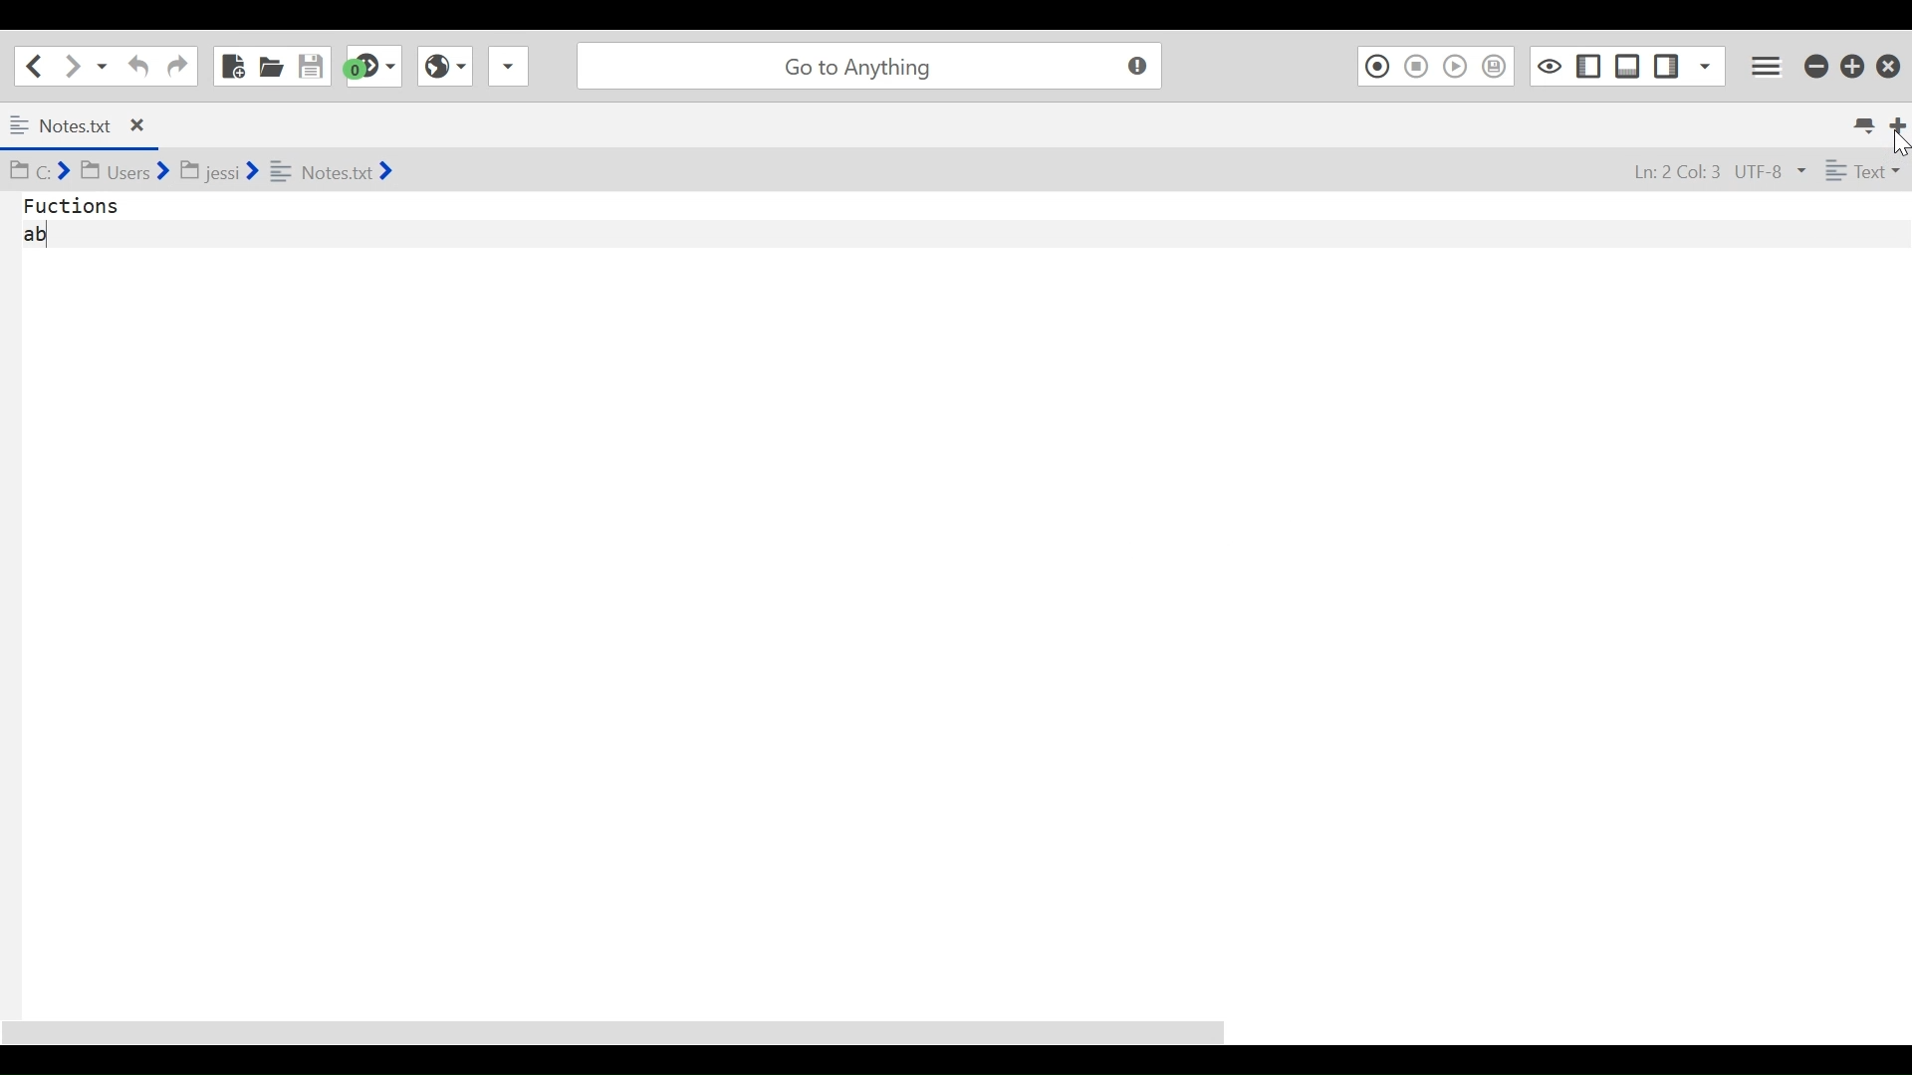  Describe the element at coordinates (204, 170) in the screenshot. I see `C:> Users> jessi> Notes.txt` at that location.